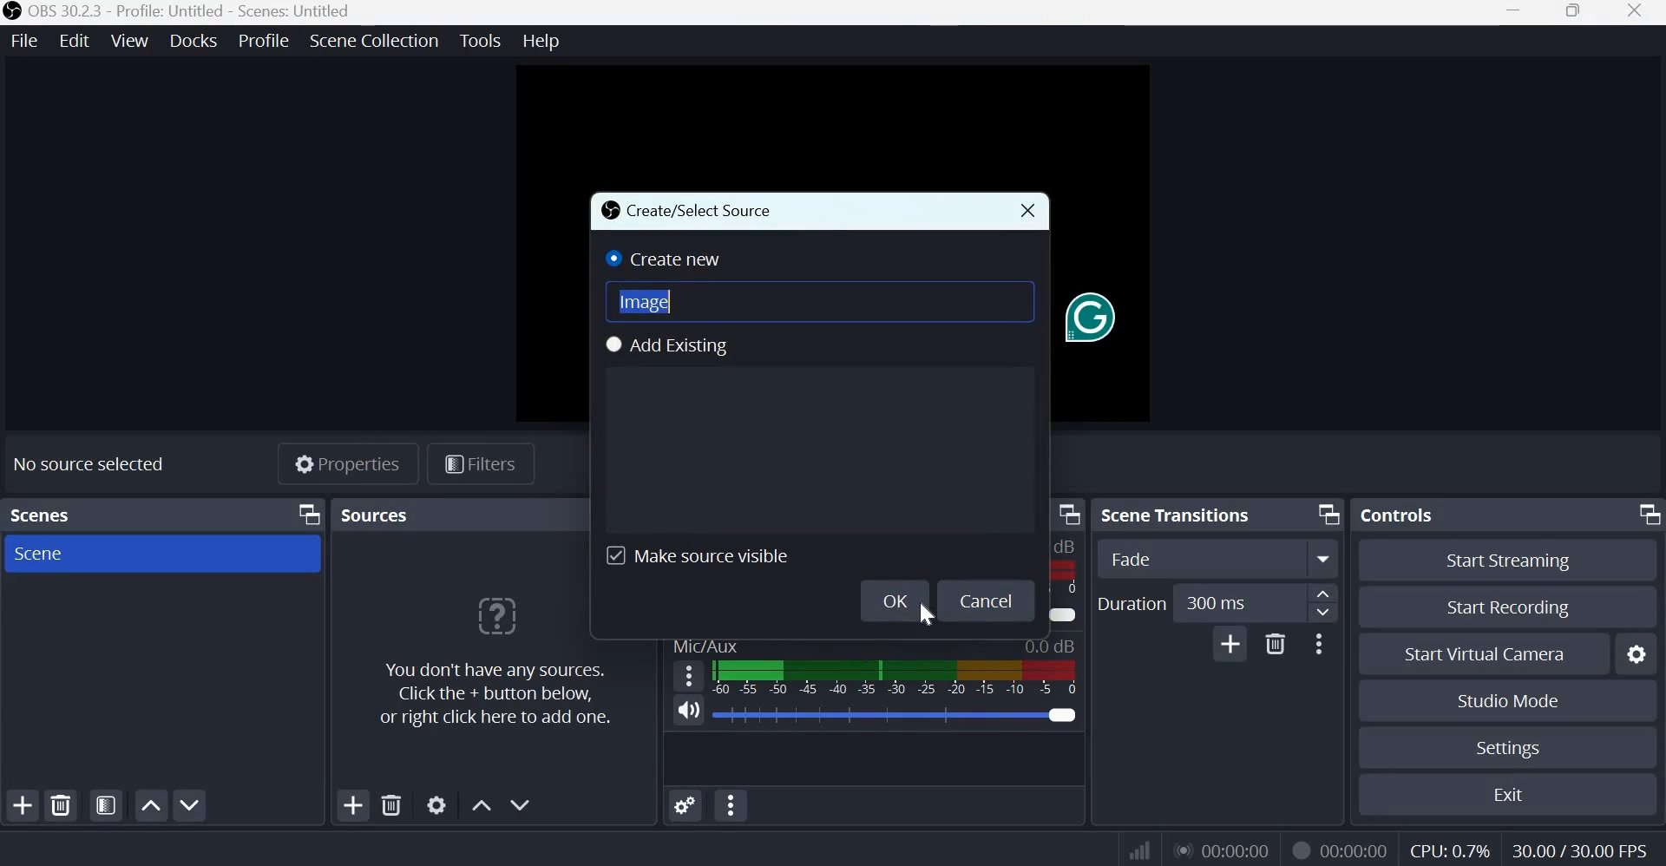 This screenshot has width=1666, height=866. I want to click on CPU: 0.7%, so click(1448, 847).